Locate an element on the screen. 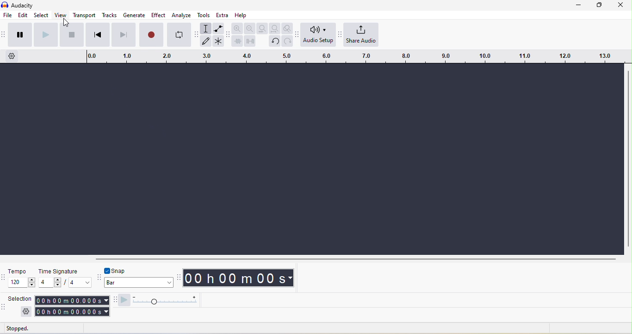  set tempo is located at coordinates (21, 282).